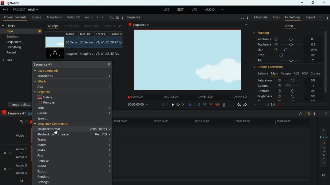 This screenshot has width=330, height=185. Describe the element at coordinates (119, 26) in the screenshot. I see `right` at that location.